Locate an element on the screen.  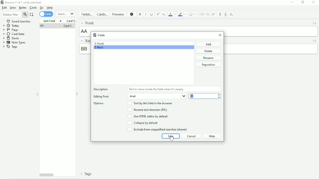
Minimize is located at coordinates (292, 2).